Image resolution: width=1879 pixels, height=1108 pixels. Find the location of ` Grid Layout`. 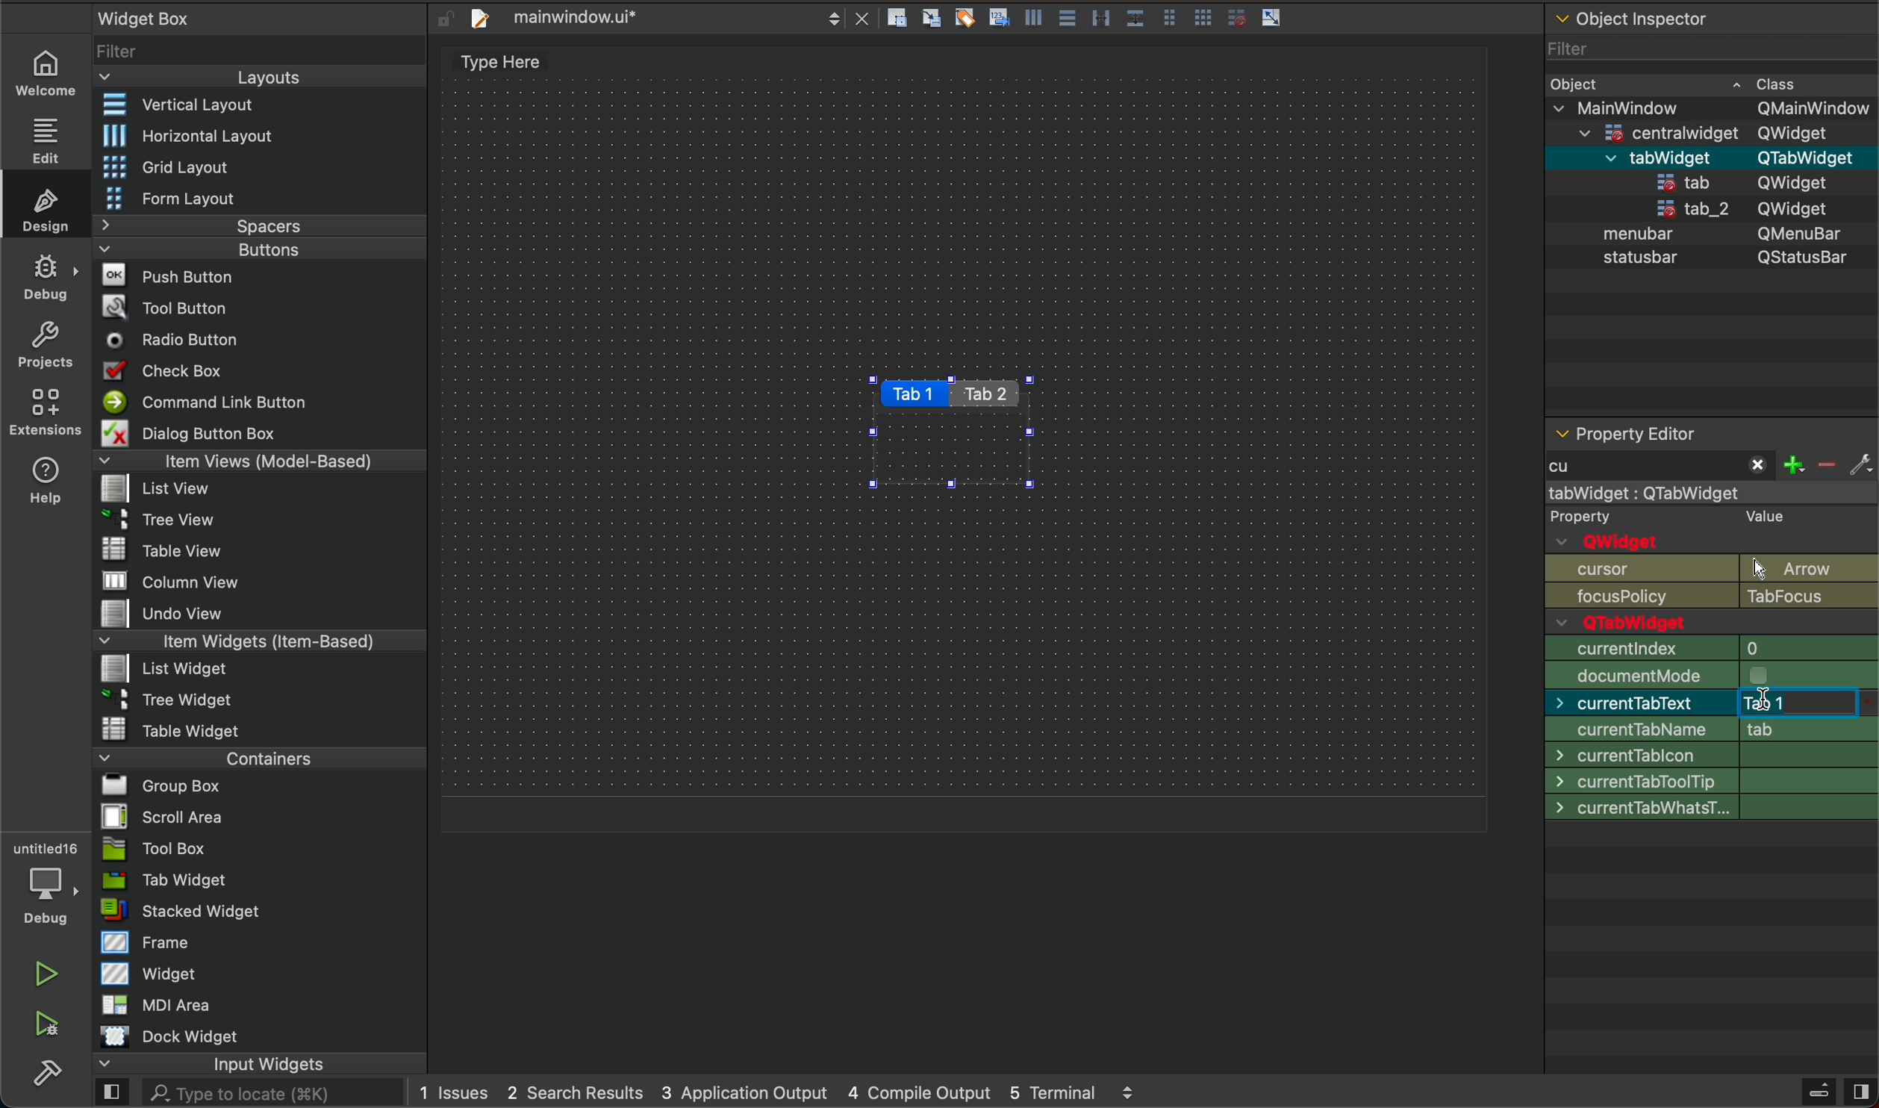

 Grid Layout is located at coordinates (158, 166).